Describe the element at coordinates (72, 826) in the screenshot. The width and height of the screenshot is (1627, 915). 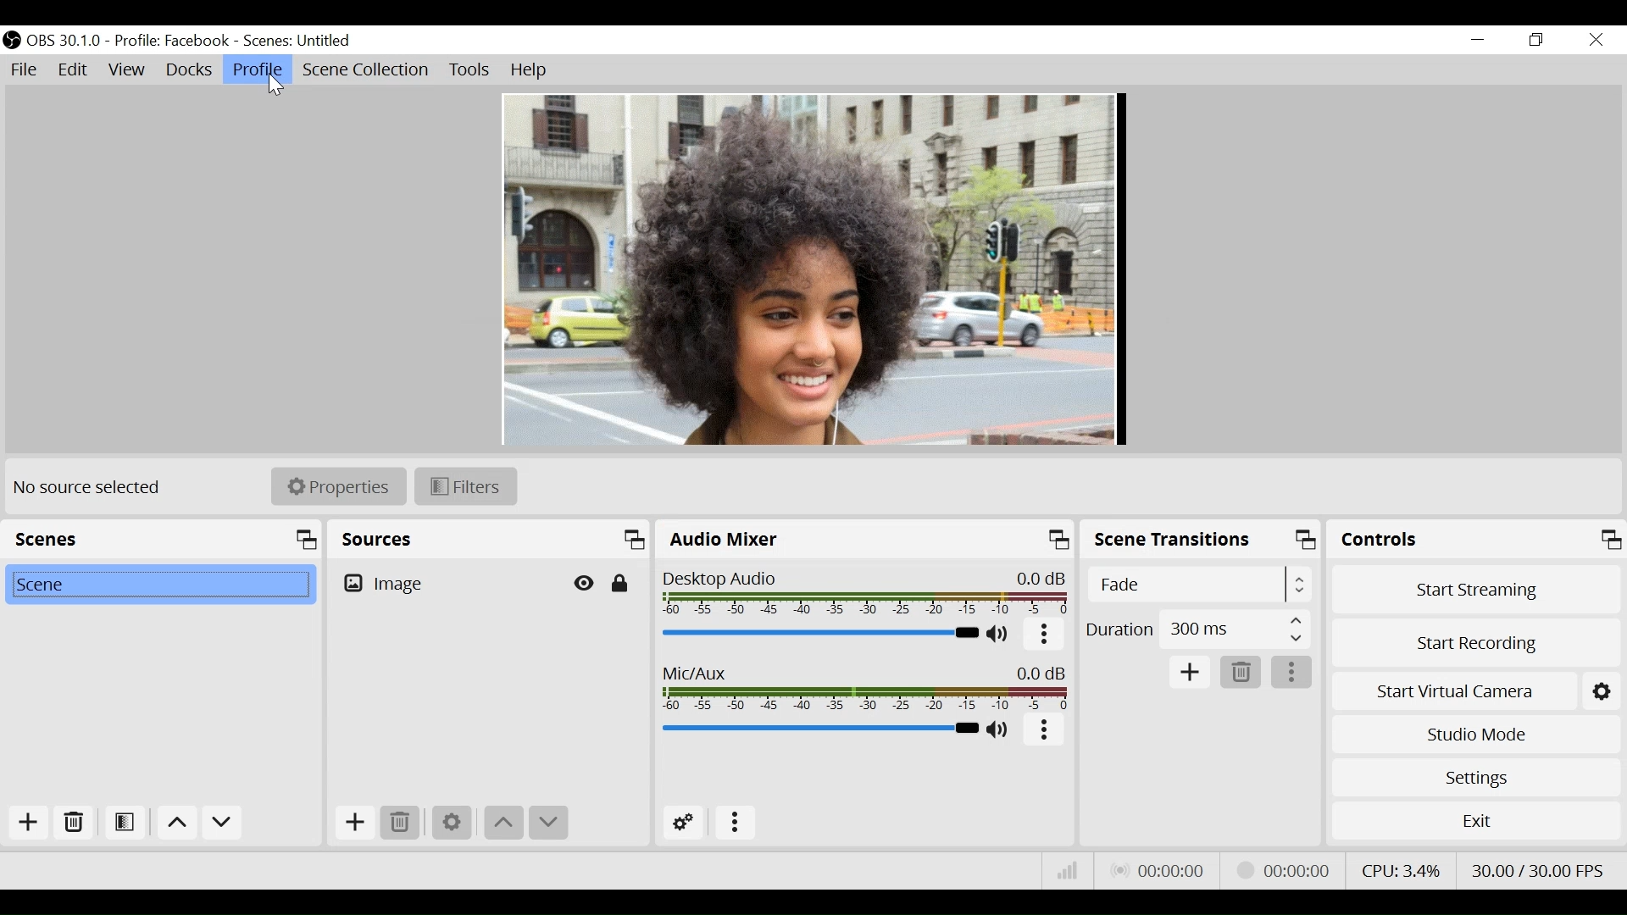
I see `Remove` at that location.